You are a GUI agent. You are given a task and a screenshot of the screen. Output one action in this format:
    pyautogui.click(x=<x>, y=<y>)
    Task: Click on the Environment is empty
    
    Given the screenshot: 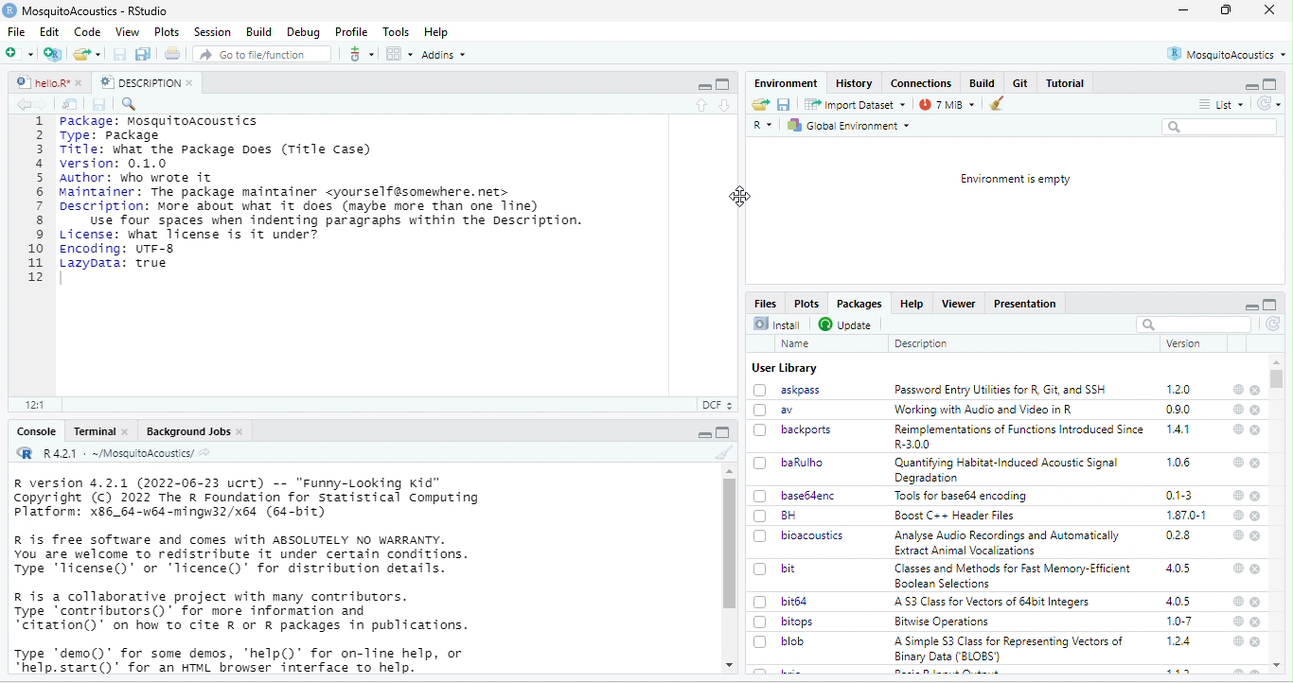 What is the action you would take?
    pyautogui.click(x=1015, y=179)
    